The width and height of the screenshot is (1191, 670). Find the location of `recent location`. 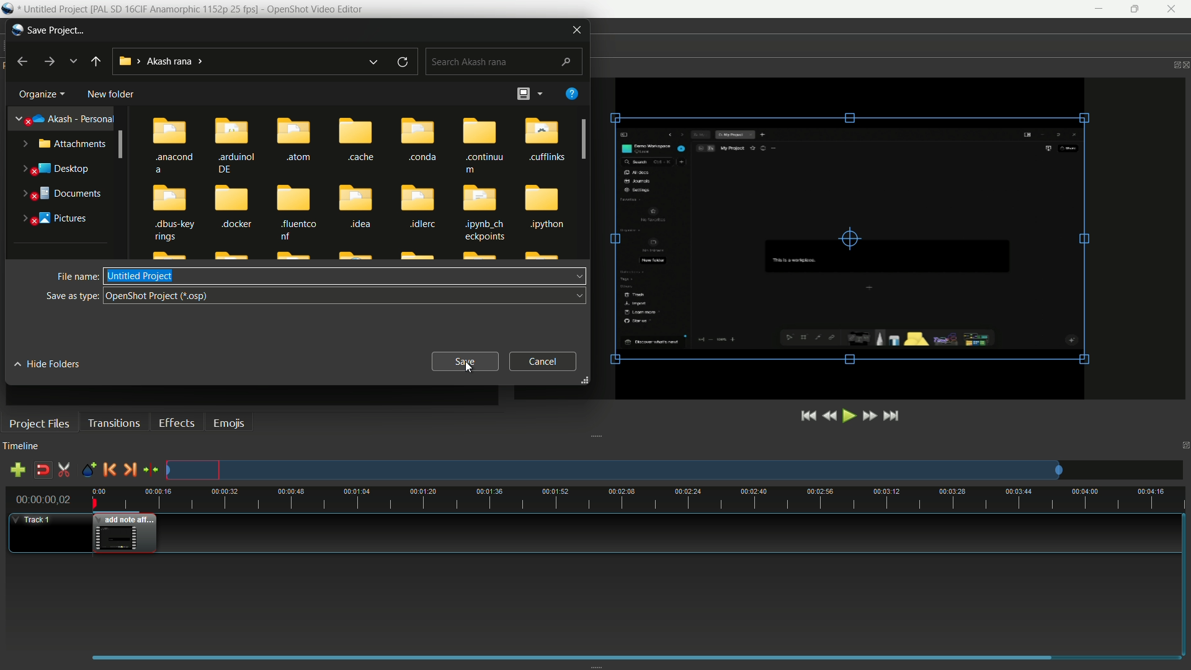

recent location is located at coordinates (73, 61).